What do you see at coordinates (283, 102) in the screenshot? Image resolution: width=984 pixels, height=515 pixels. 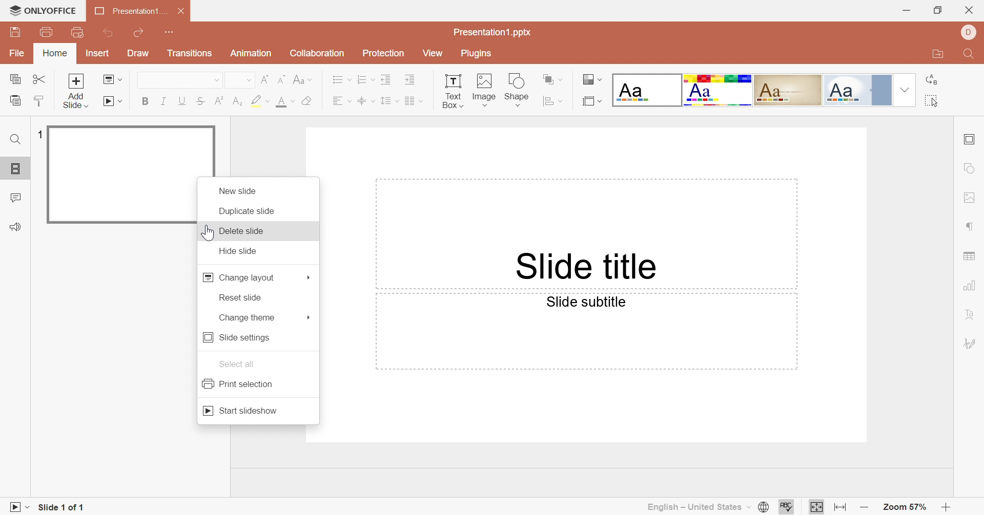 I see `Font color` at bounding box center [283, 102].